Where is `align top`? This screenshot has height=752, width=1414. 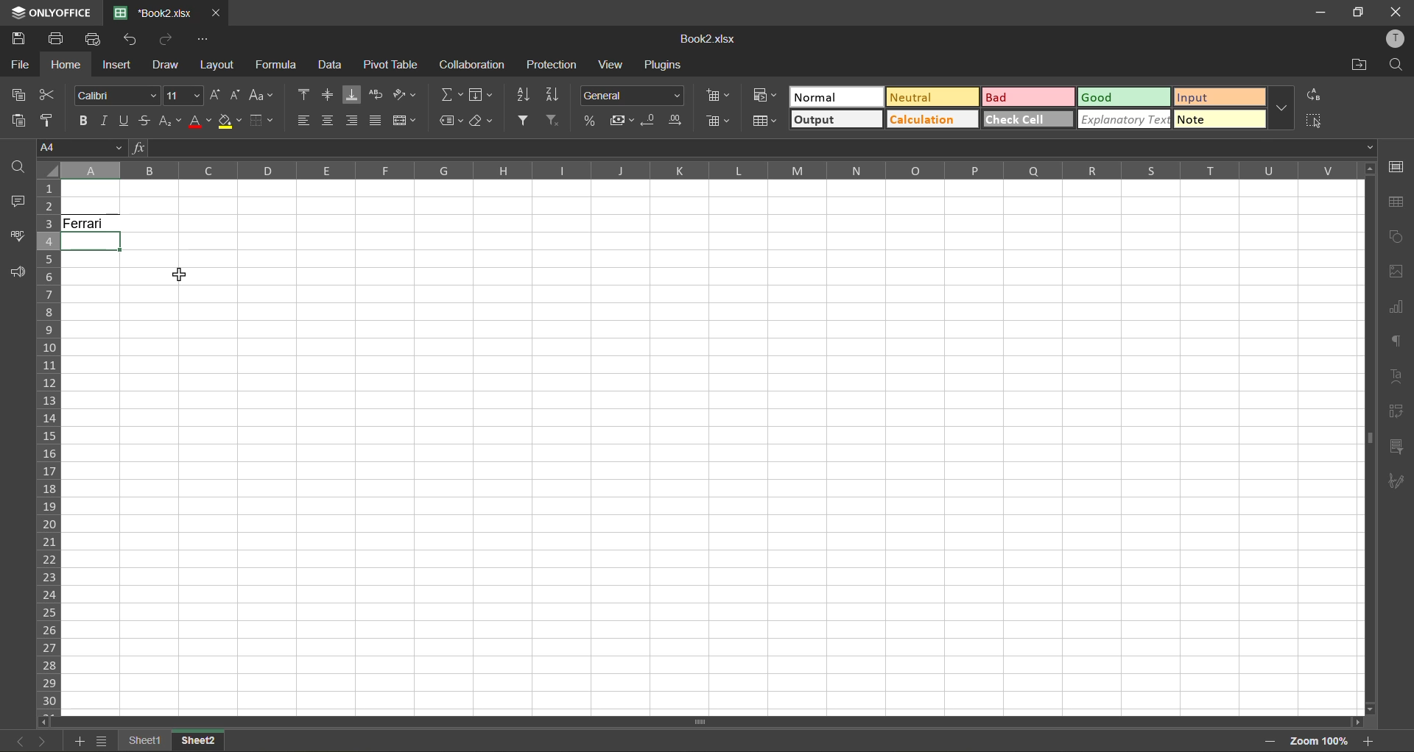 align top is located at coordinates (304, 94).